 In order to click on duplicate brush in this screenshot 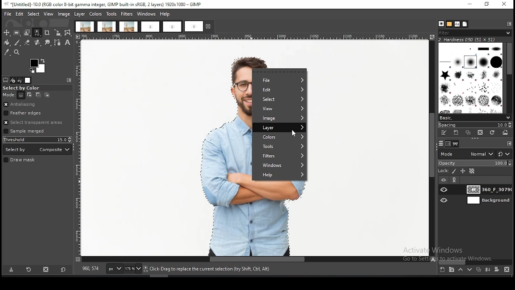, I will do `click(469, 133)`.